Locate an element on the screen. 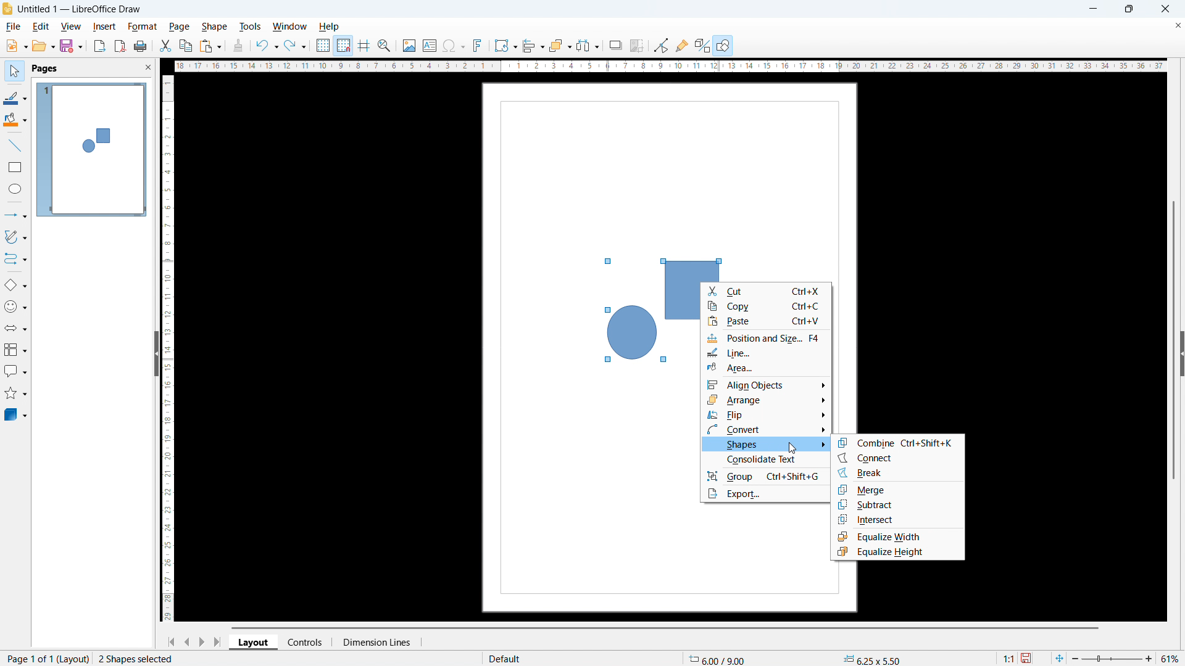  expand sidebar is located at coordinates (1183, 353).